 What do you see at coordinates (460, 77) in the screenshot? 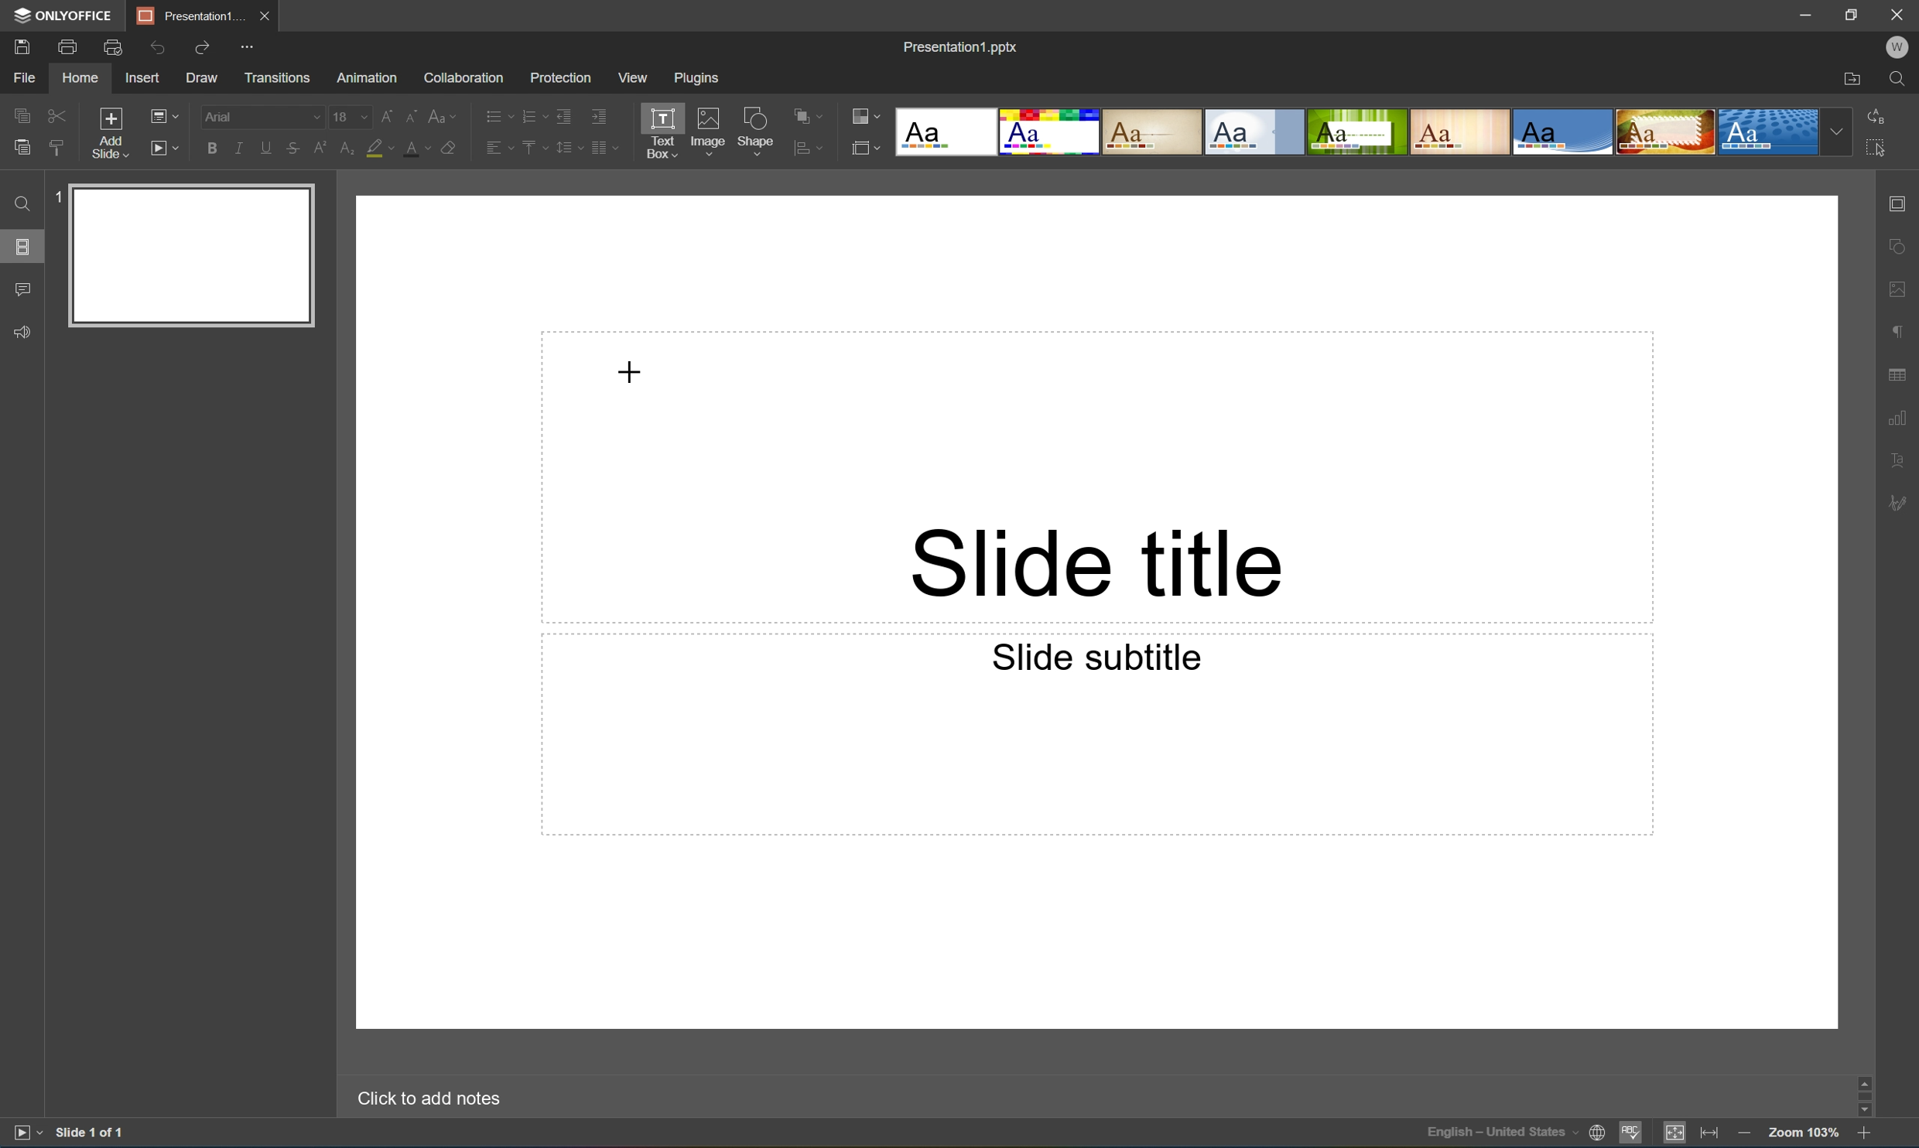
I see `Collaboration` at bounding box center [460, 77].